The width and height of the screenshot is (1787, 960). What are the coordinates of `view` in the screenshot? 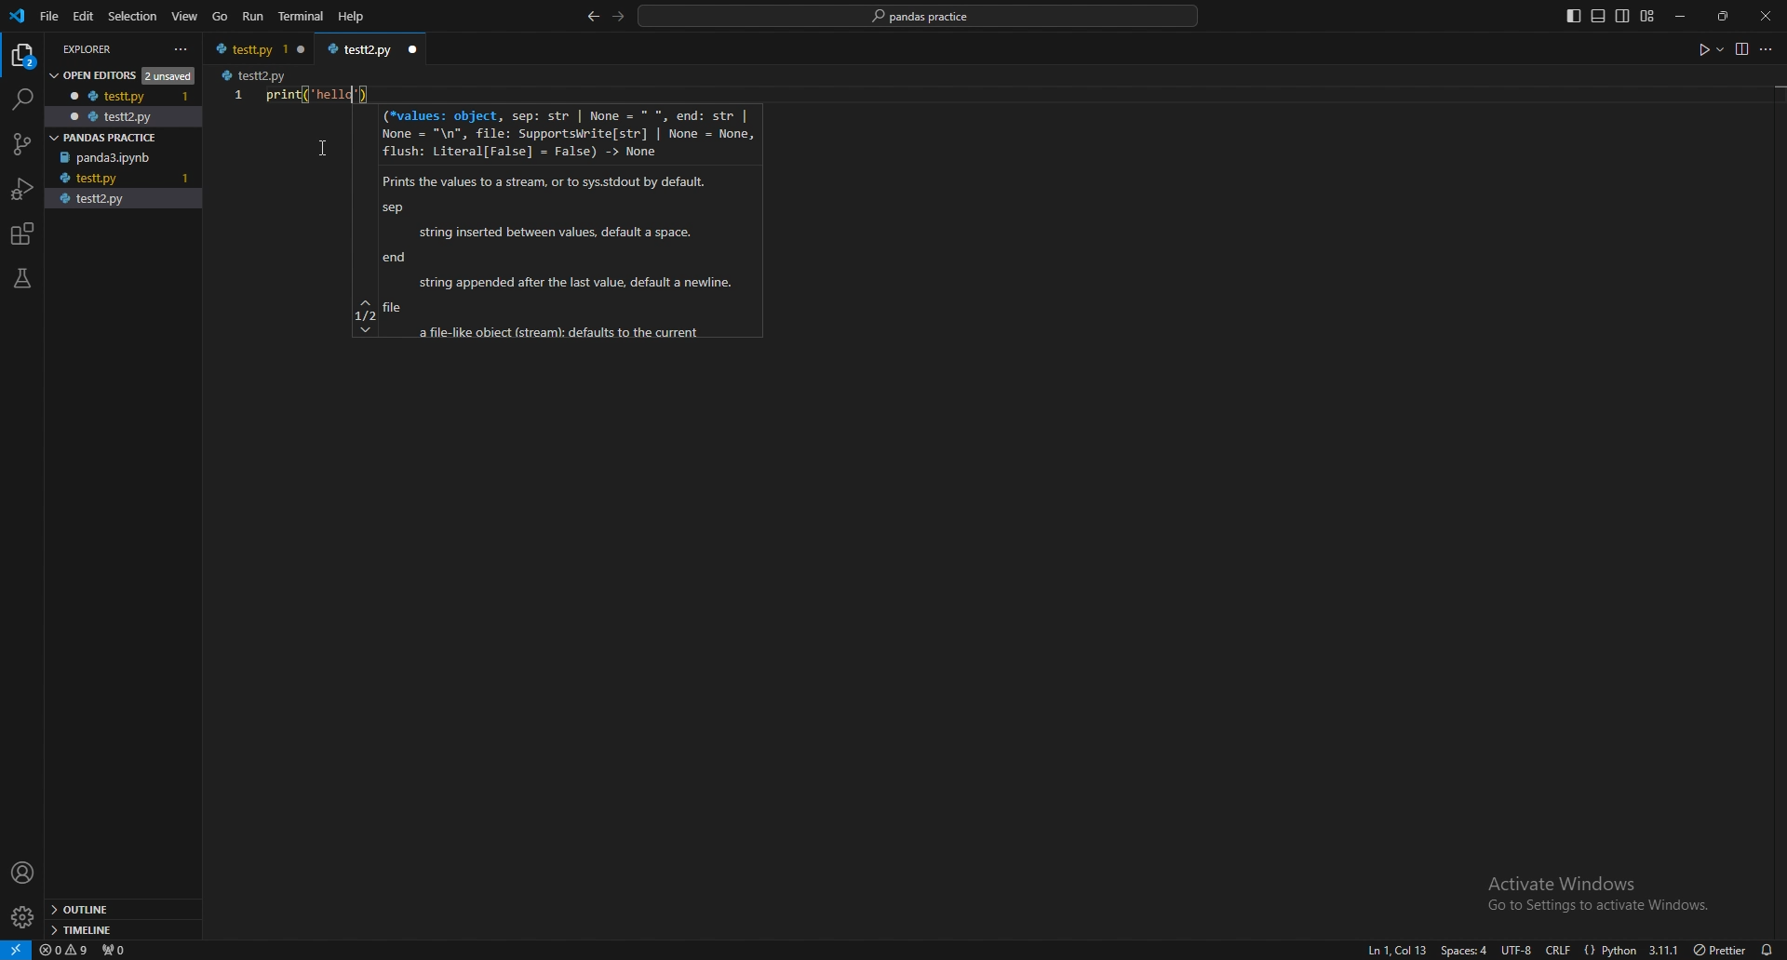 It's located at (1740, 48).